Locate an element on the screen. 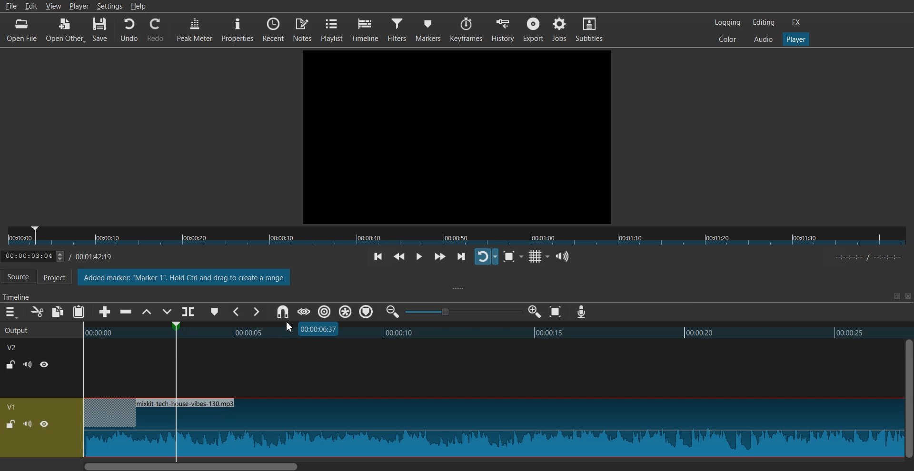 The image size is (914, 471). Record audio is located at coordinates (581, 312).